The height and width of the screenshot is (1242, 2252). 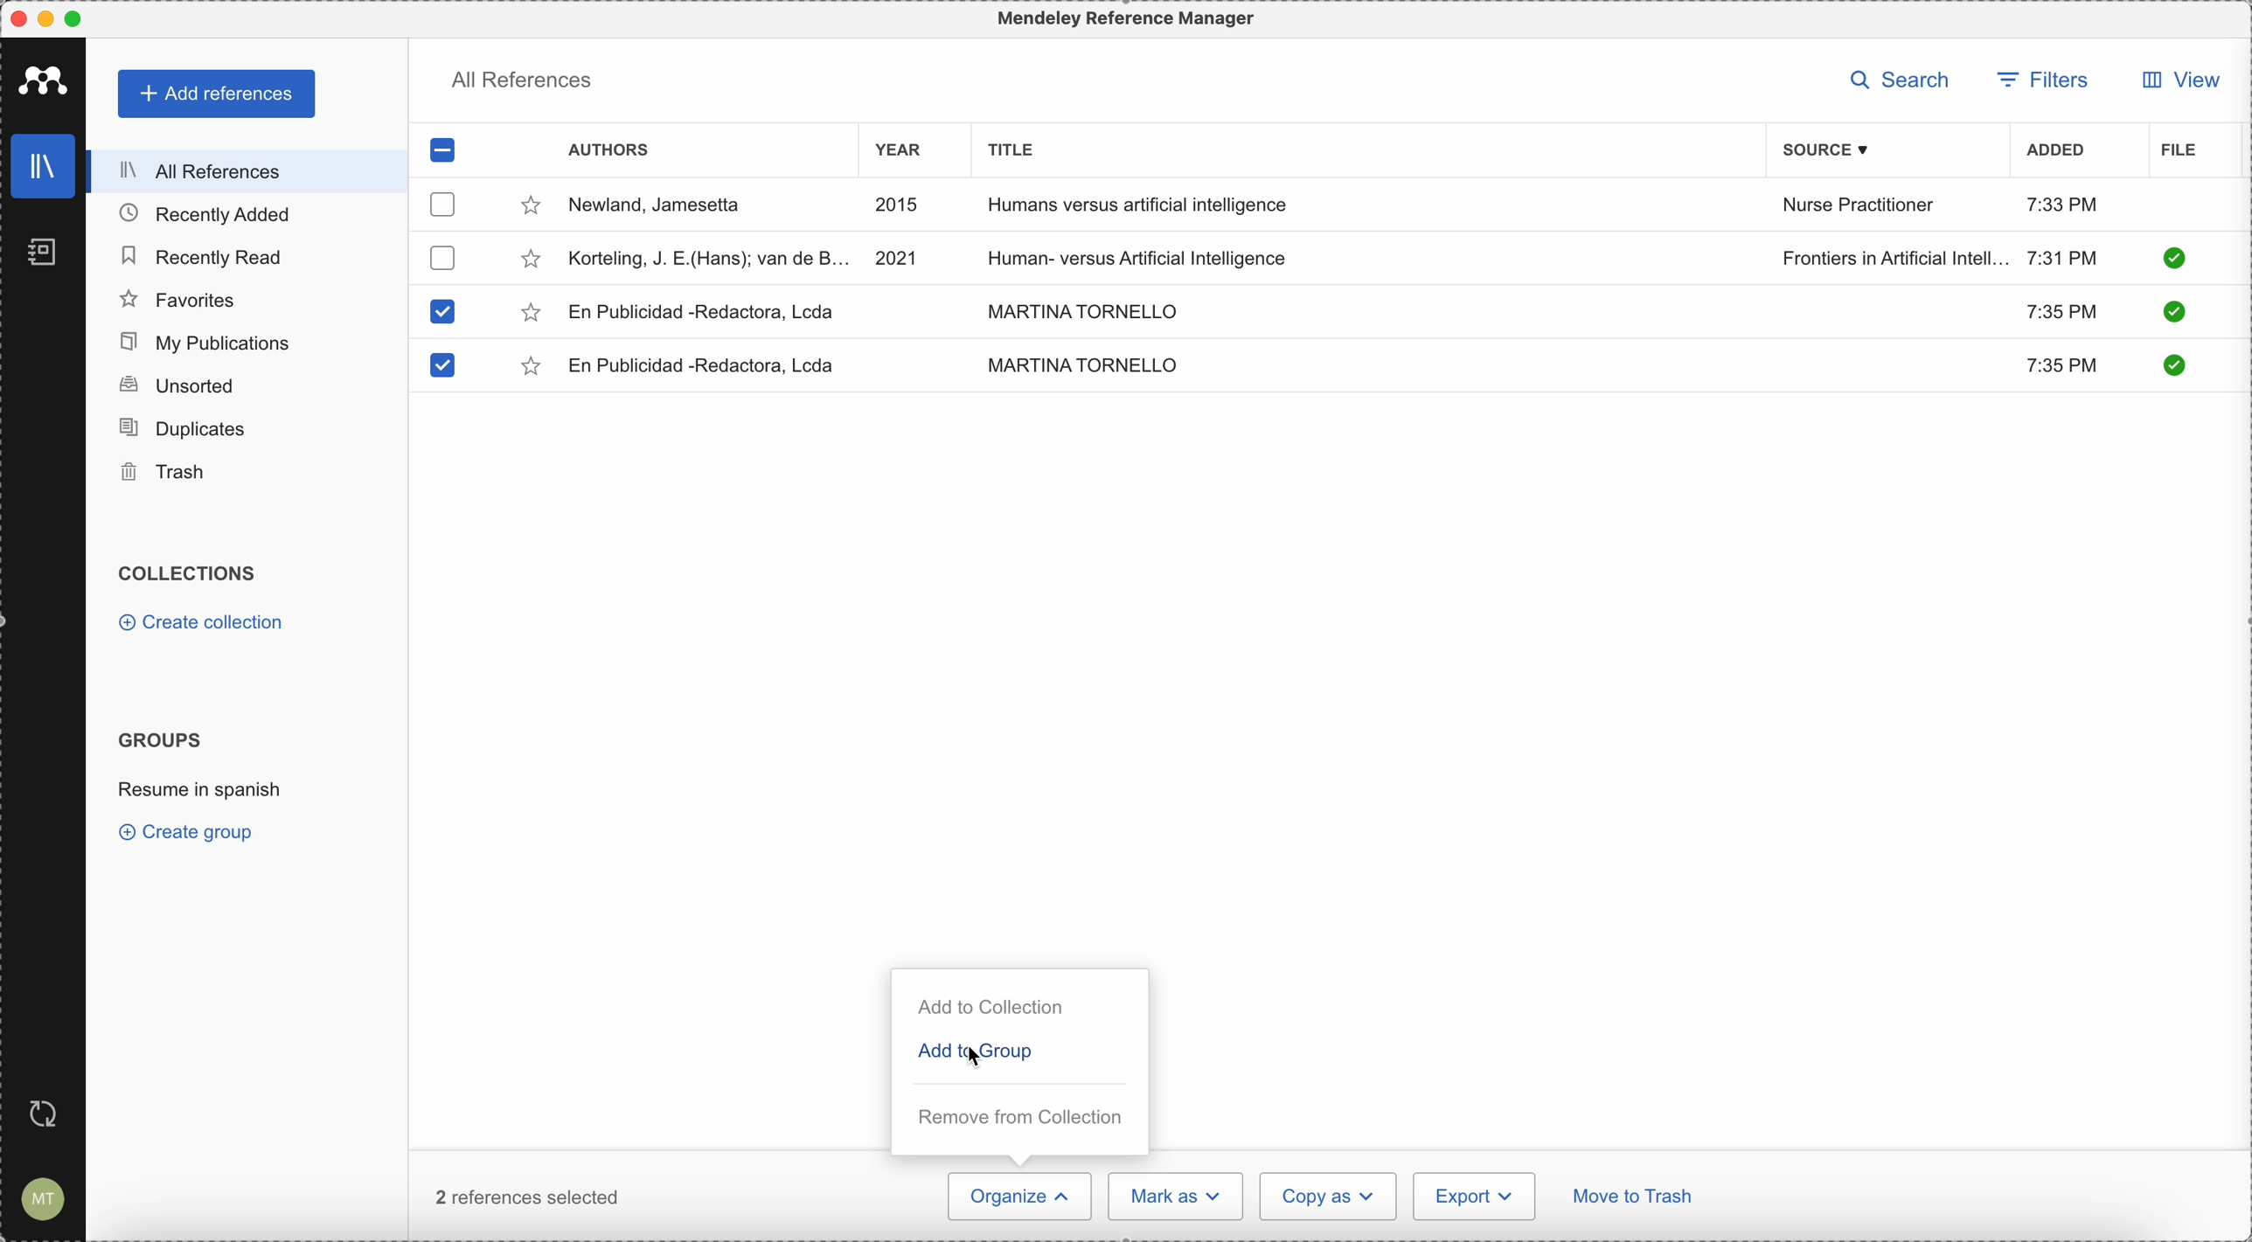 What do you see at coordinates (1894, 258) in the screenshot?
I see `Frontiers in Artificial Intelligence` at bounding box center [1894, 258].